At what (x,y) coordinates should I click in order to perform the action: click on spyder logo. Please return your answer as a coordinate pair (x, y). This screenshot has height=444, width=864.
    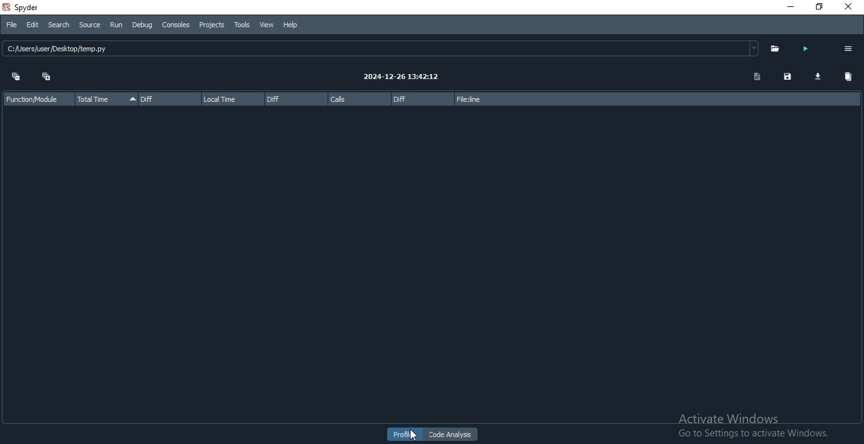
    Looking at the image, I should click on (6, 8).